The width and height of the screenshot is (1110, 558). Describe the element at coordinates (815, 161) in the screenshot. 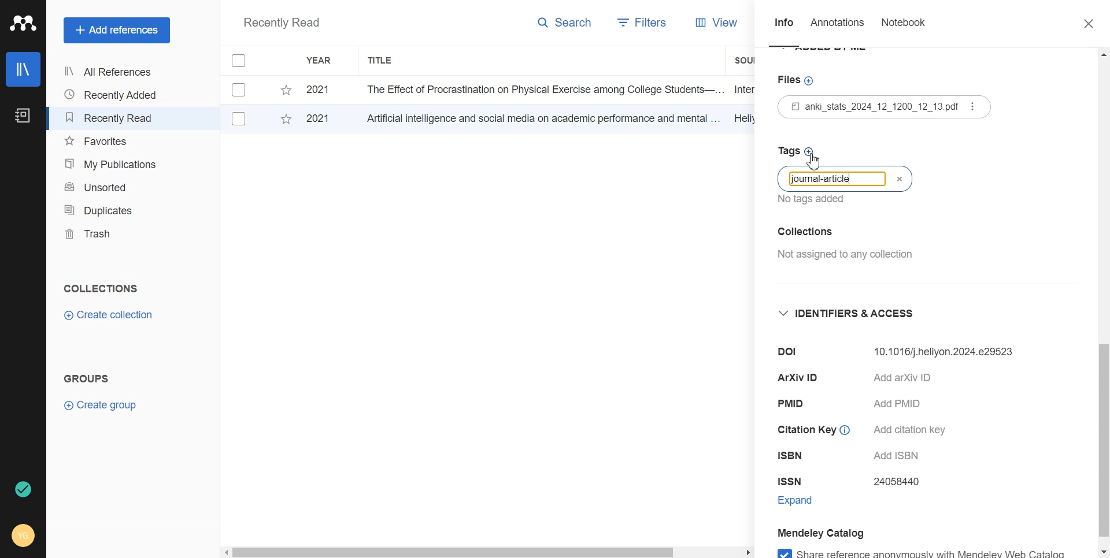

I see `Cursor` at that location.